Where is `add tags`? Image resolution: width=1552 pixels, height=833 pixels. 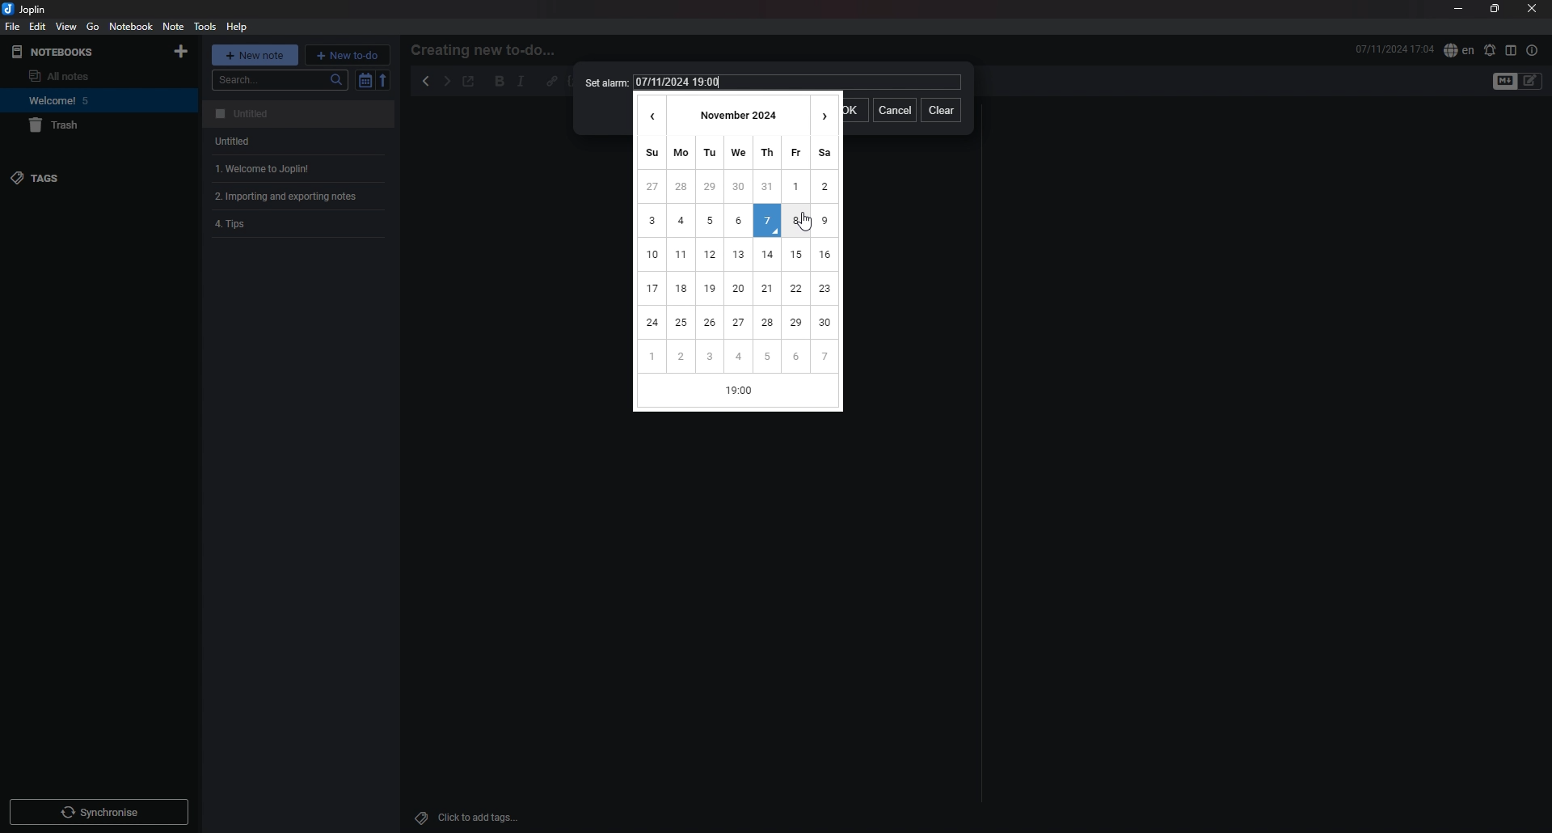 add tags is located at coordinates (469, 818).